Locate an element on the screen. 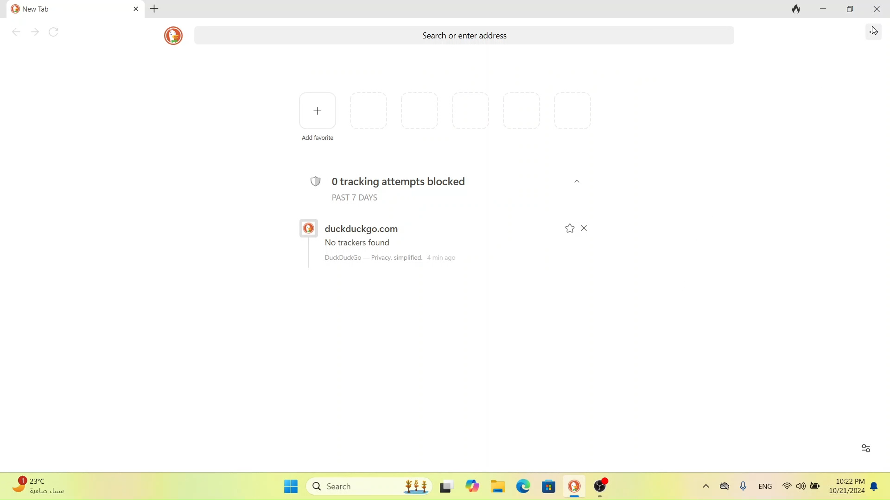  close is located at coordinates (877, 9).